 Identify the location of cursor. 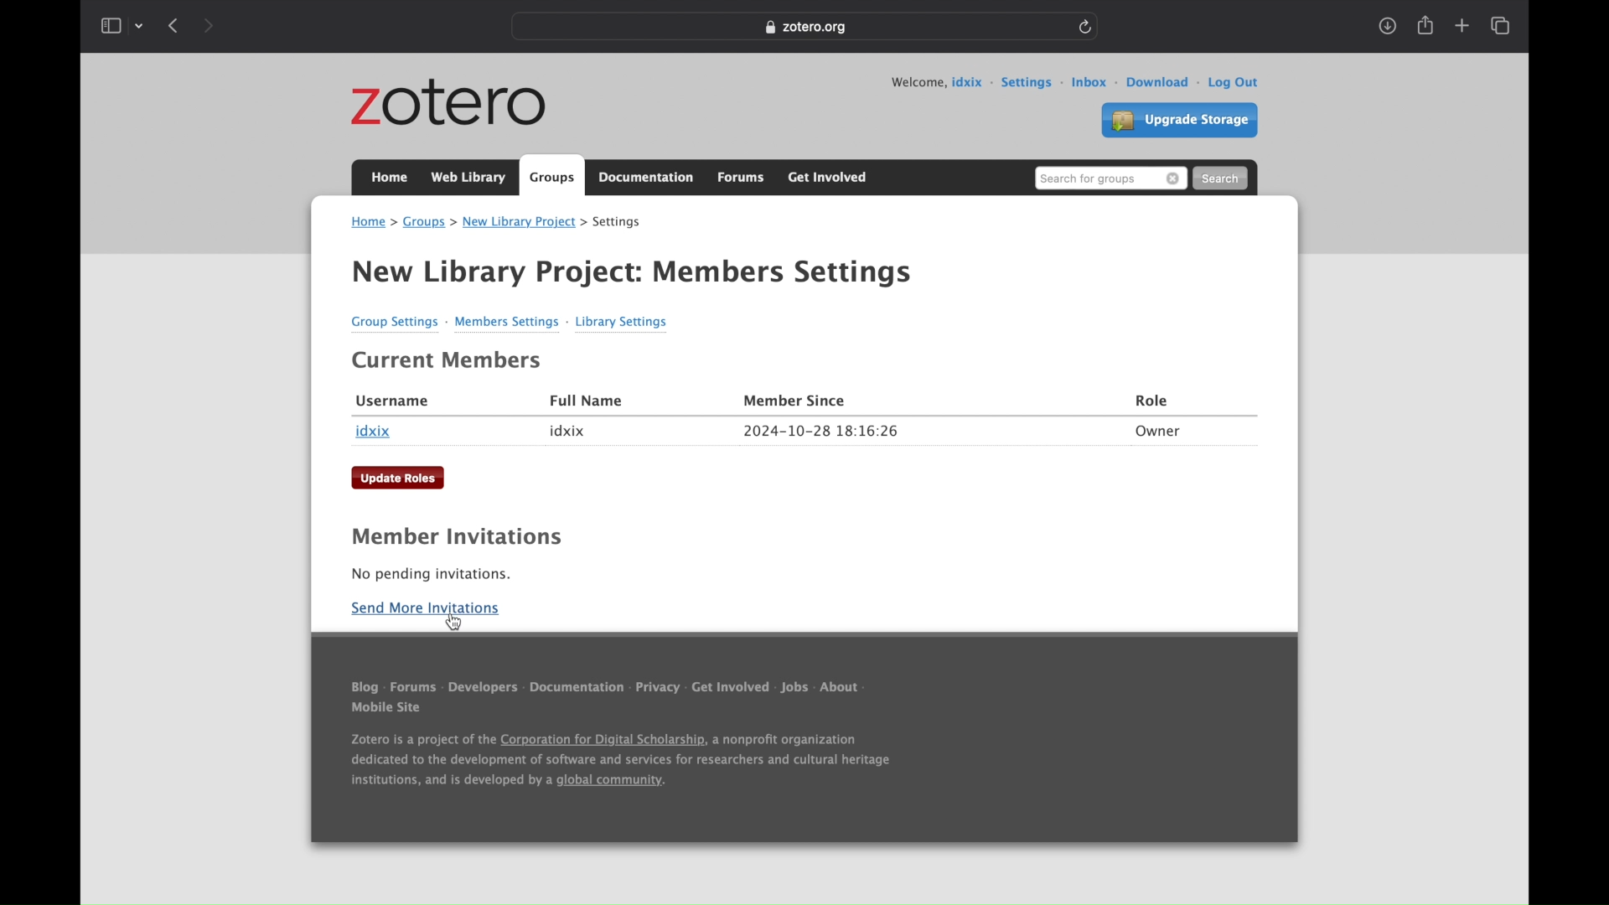
(455, 625).